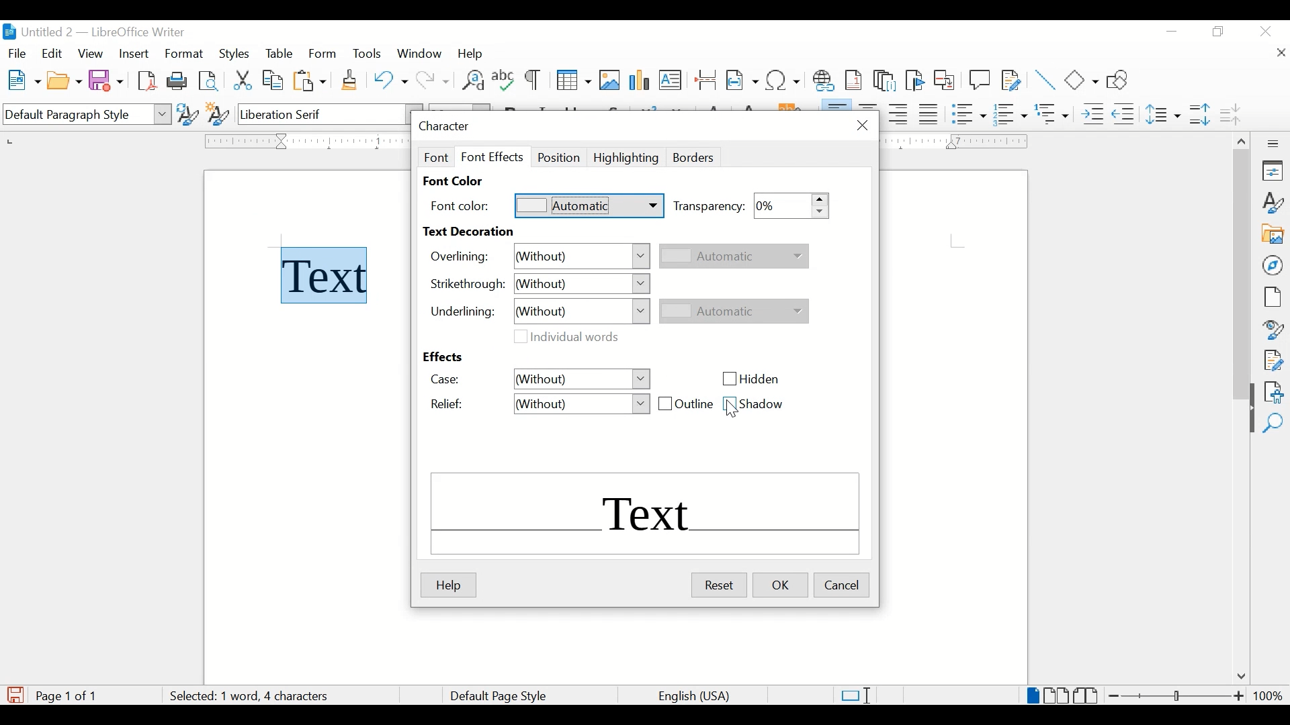 Image resolution: width=1290 pixels, height=725 pixels. I want to click on single page view, so click(1033, 695).